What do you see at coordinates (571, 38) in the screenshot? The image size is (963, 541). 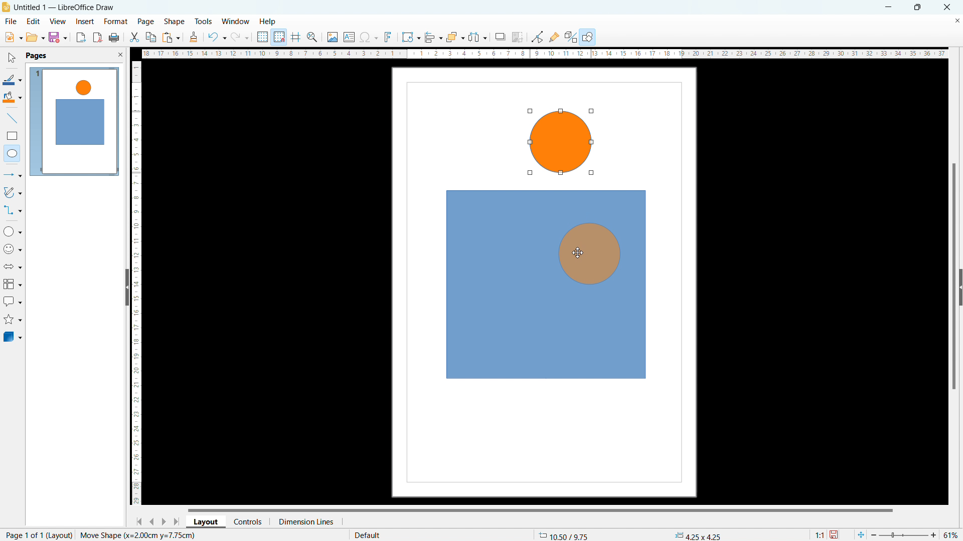 I see `show extrusion` at bounding box center [571, 38].